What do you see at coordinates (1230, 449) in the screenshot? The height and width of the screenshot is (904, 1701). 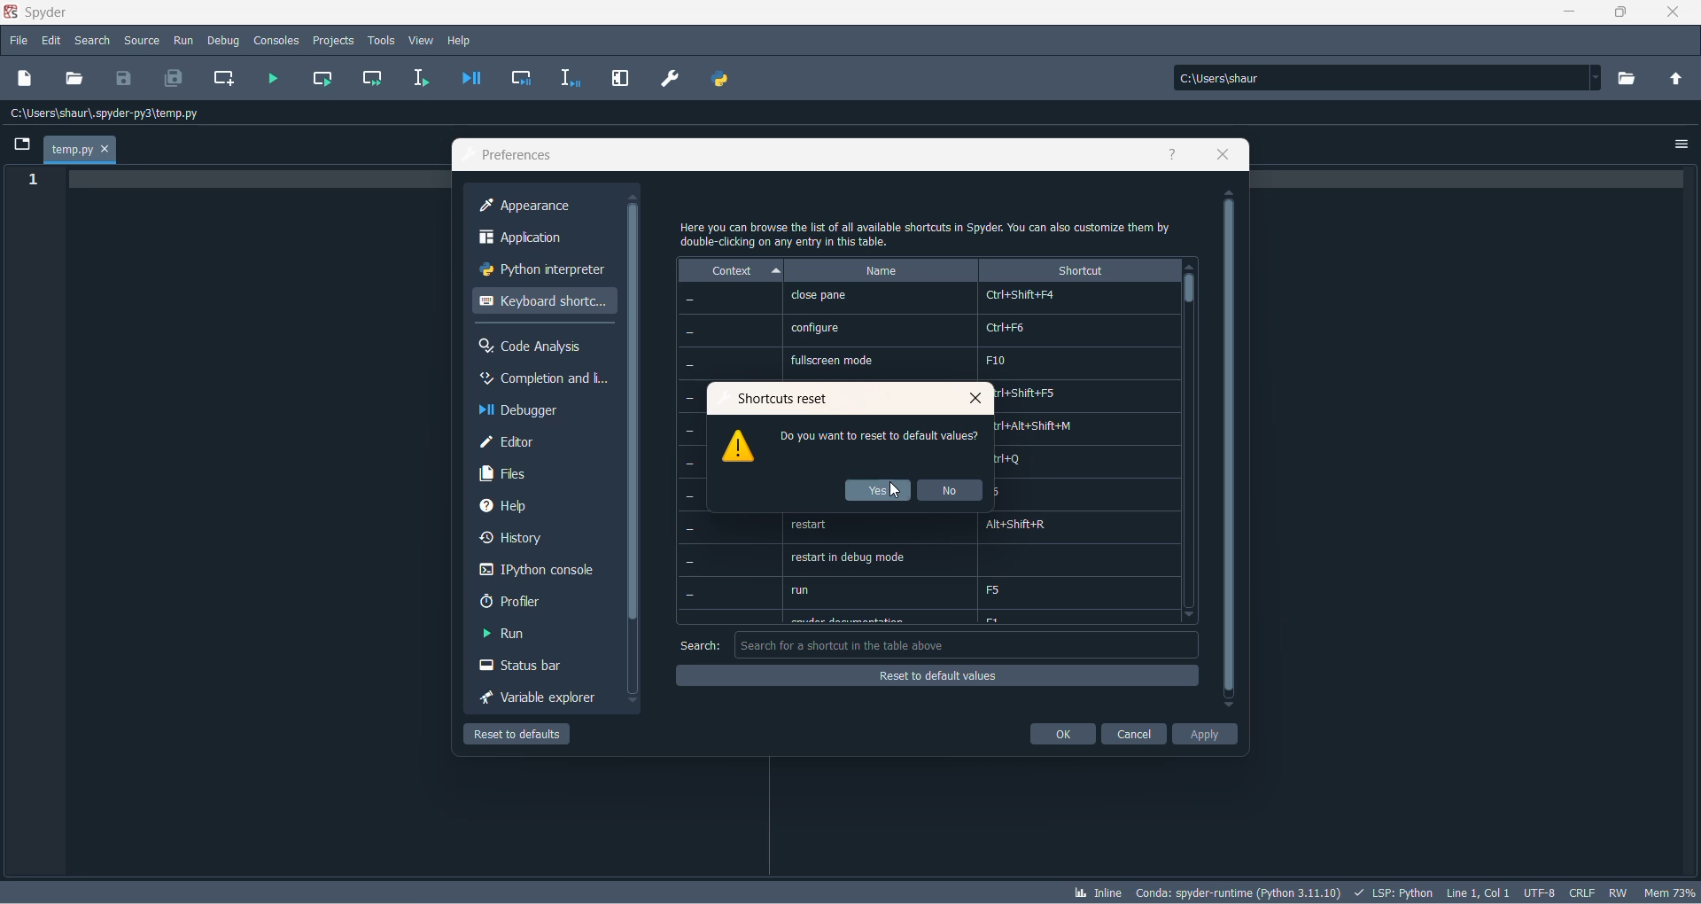 I see `scrollbar` at bounding box center [1230, 449].